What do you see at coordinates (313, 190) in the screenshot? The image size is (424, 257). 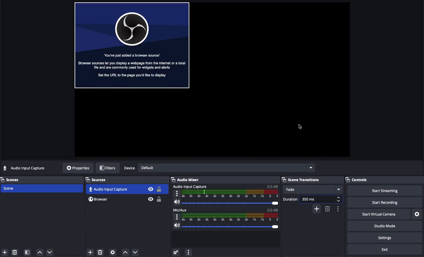 I see `Fade` at bounding box center [313, 190].